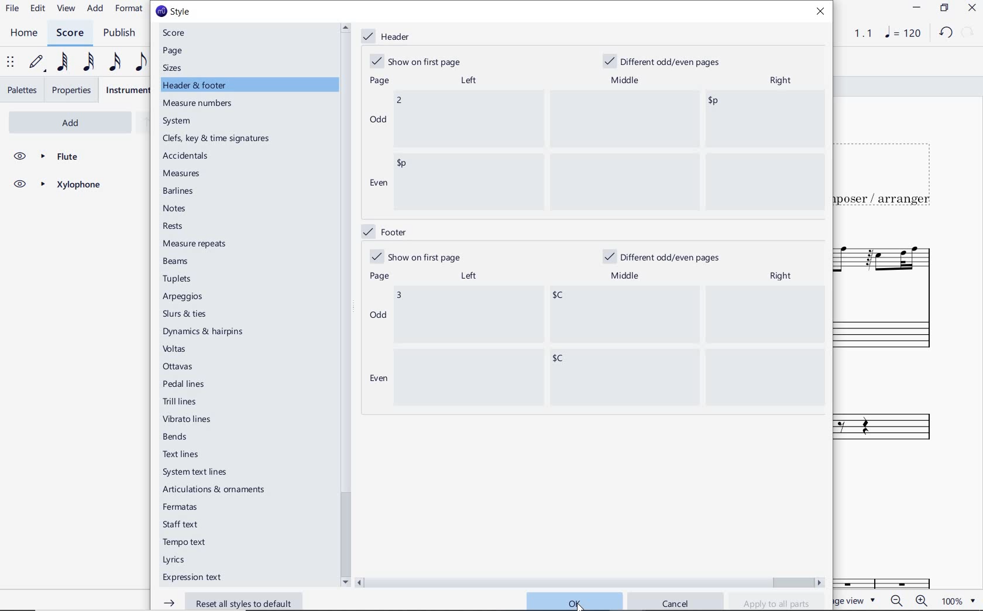 This screenshot has height=611, width=983. Describe the element at coordinates (56, 186) in the screenshot. I see `XYLOPHONE` at that location.